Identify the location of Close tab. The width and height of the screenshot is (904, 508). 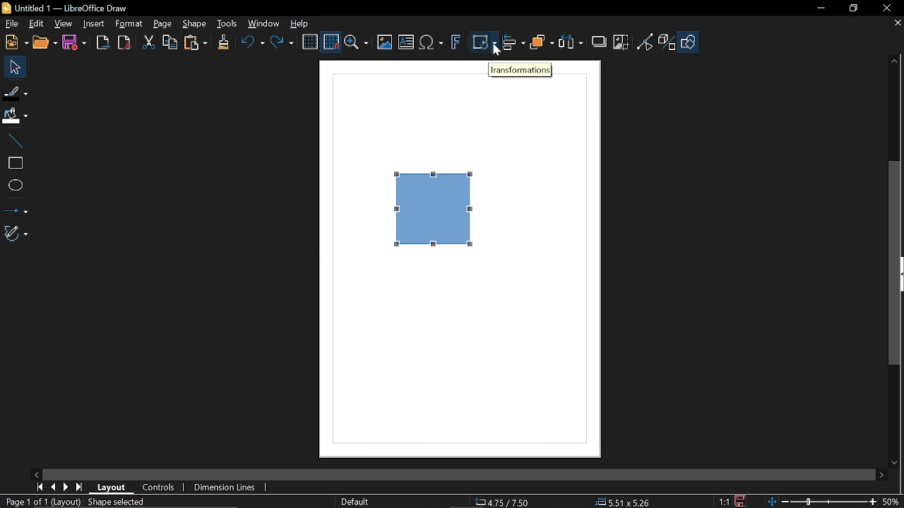
(898, 23).